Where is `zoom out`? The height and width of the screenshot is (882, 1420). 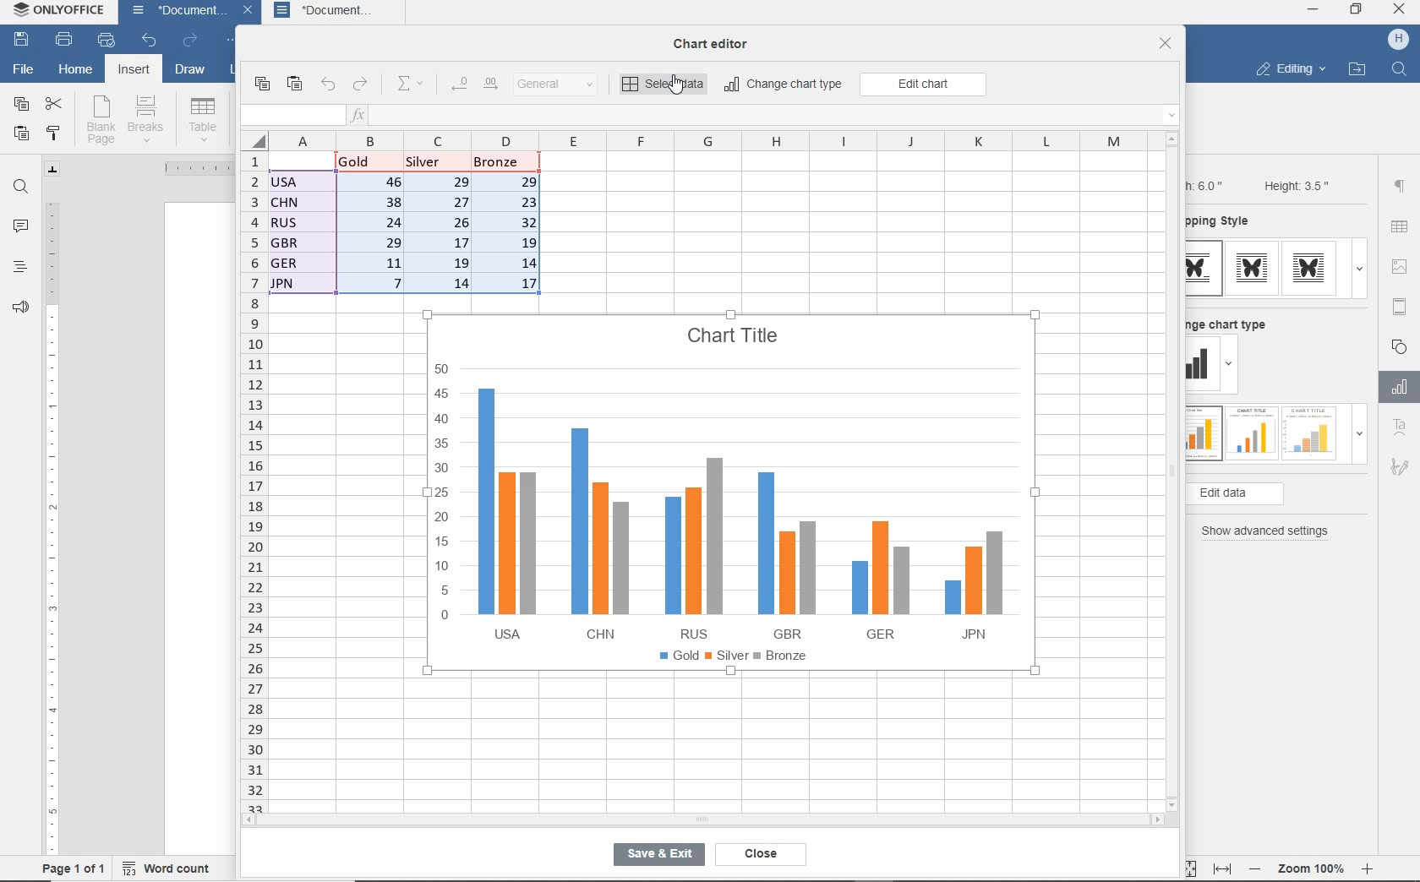 zoom out is located at coordinates (1257, 868).